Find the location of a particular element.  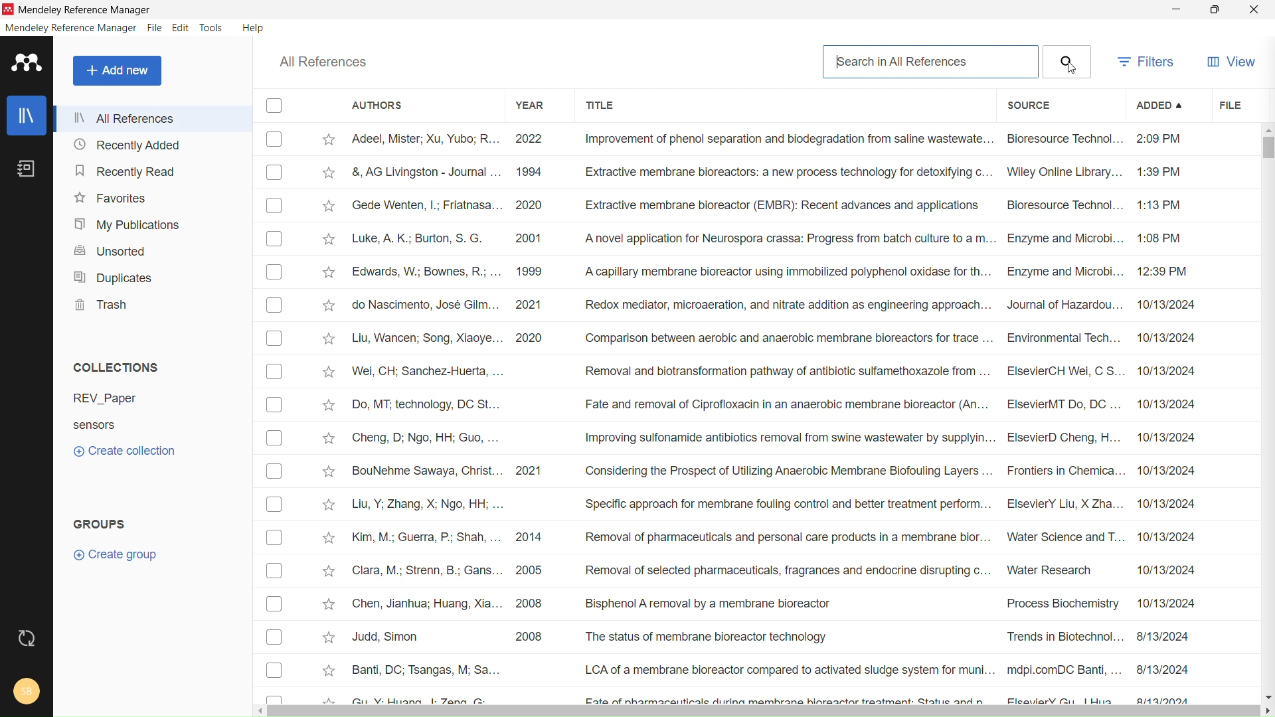

Add to favourites is located at coordinates (328, 671).